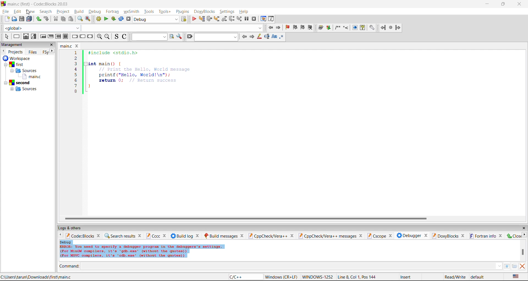 This screenshot has height=281, width=528. Describe the element at coordinates (283, 37) in the screenshot. I see `use regex` at that location.